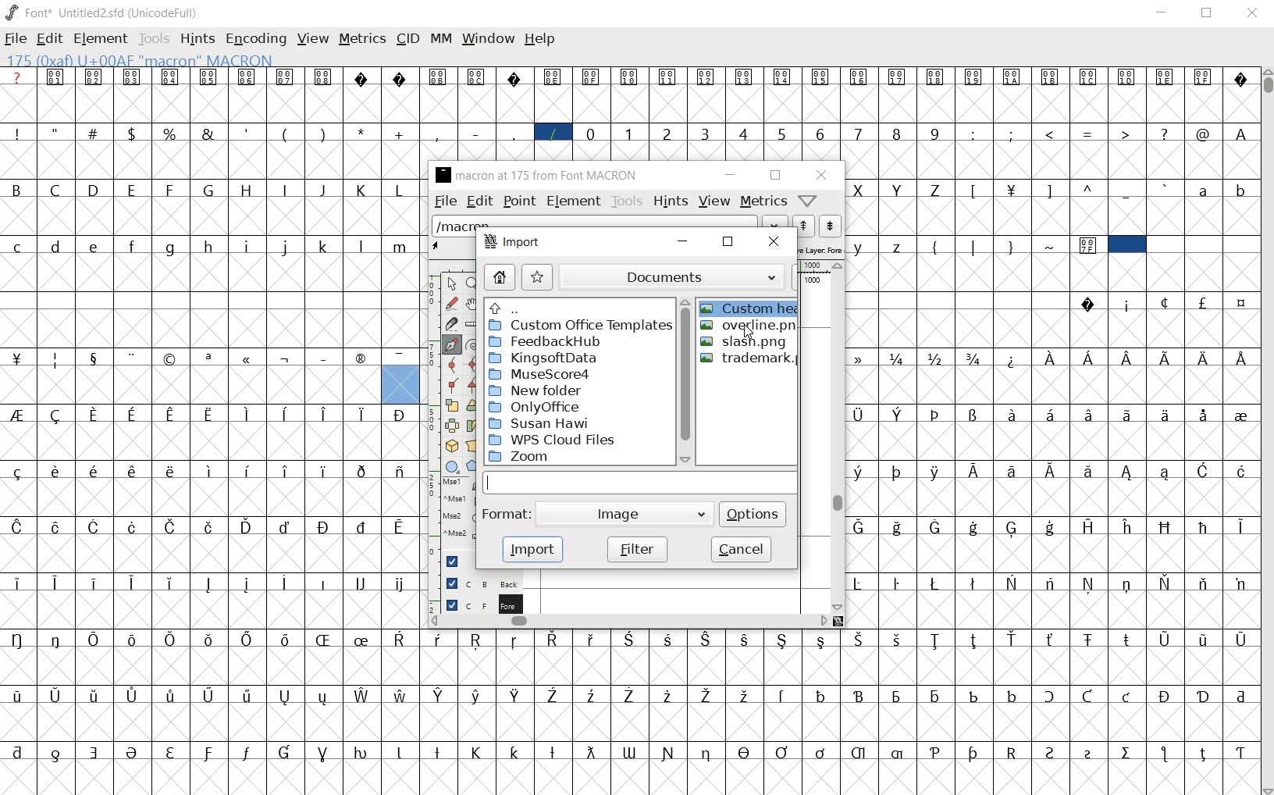 Image resolution: width=1274 pixels, height=795 pixels. What do you see at coordinates (1090, 358) in the screenshot?
I see `Symbol` at bounding box center [1090, 358].